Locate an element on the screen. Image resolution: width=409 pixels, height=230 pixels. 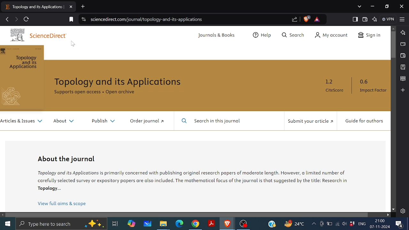
Horizontal scrollbar is located at coordinates (187, 215).